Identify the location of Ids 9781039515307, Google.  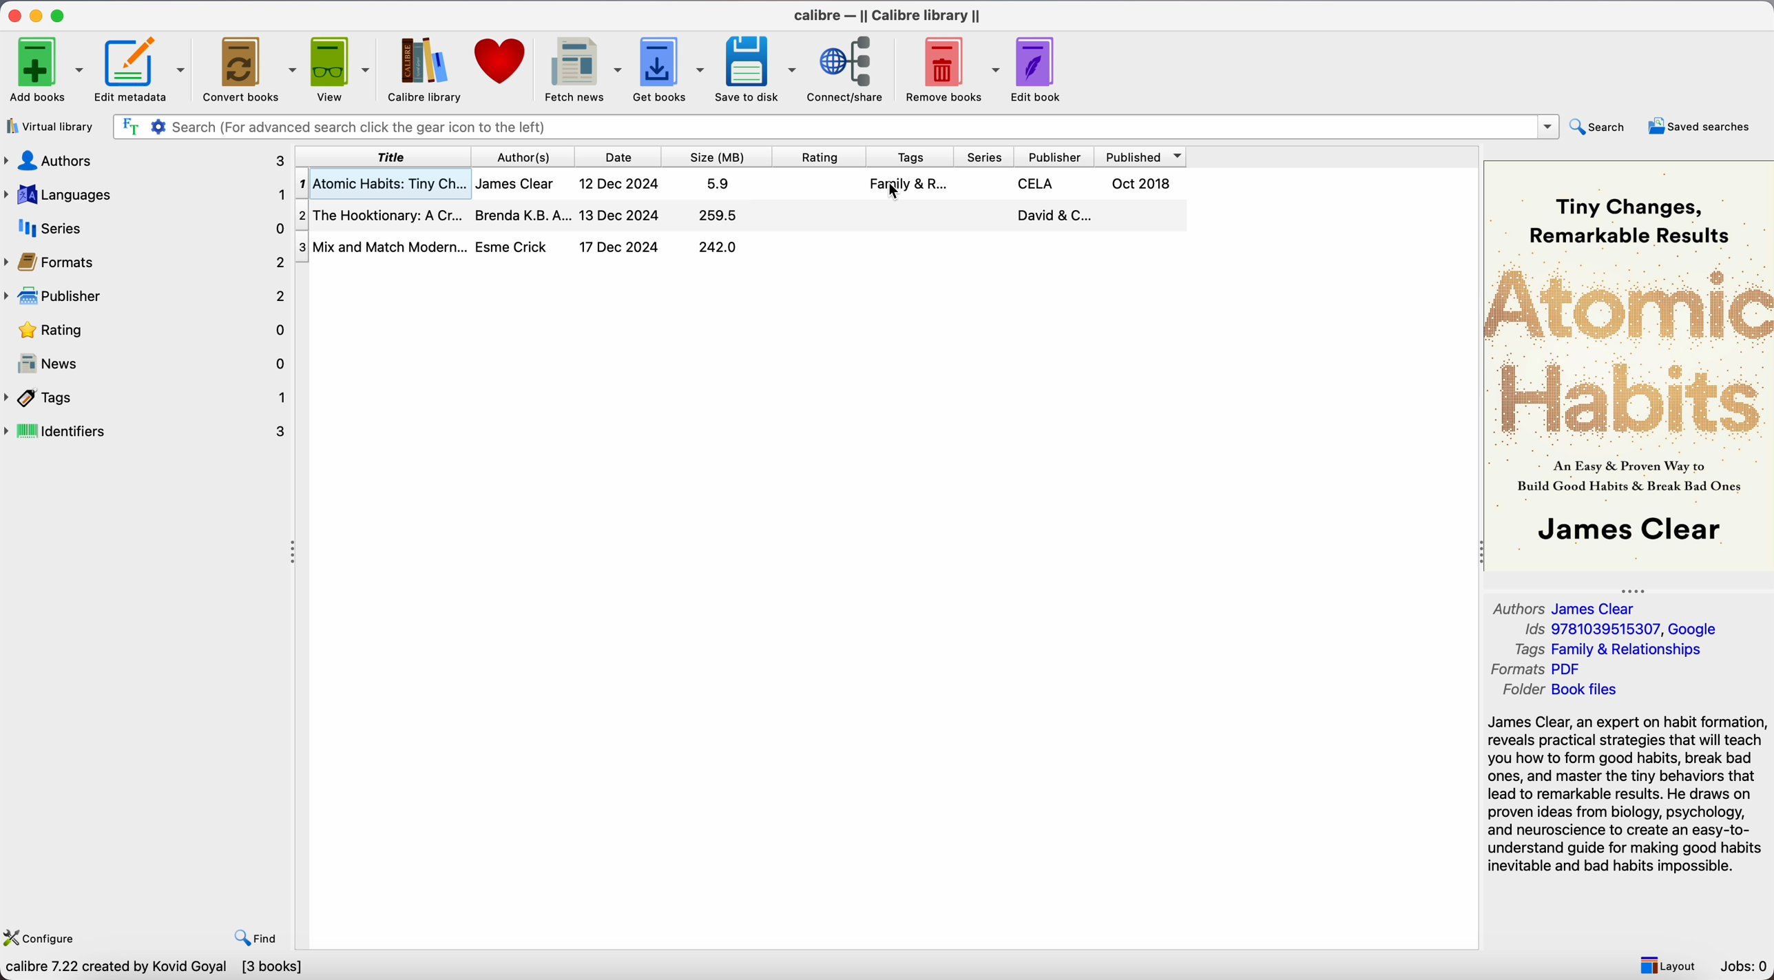
(1616, 629).